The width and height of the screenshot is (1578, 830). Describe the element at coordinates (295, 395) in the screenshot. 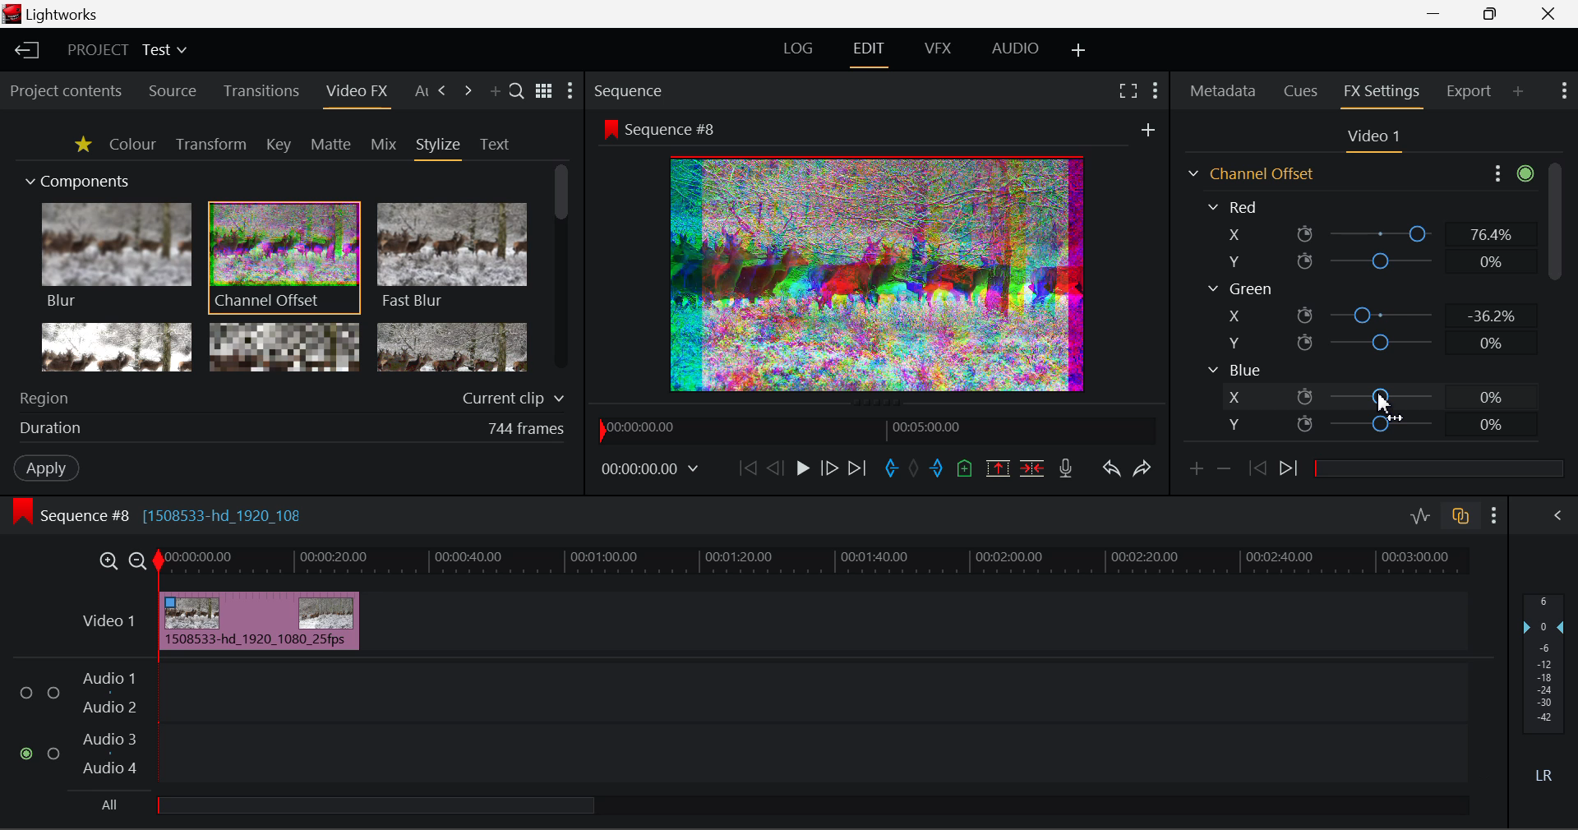

I see `Region` at that location.